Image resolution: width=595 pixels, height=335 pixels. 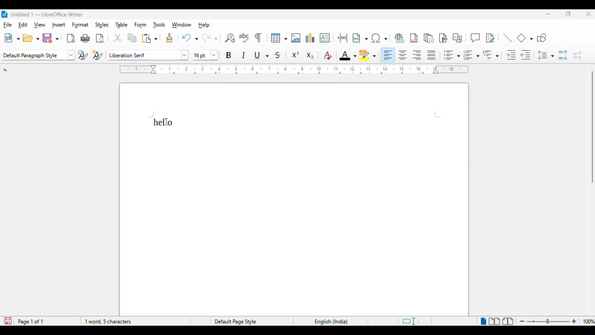 What do you see at coordinates (80, 25) in the screenshot?
I see `format` at bounding box center [80, 25].